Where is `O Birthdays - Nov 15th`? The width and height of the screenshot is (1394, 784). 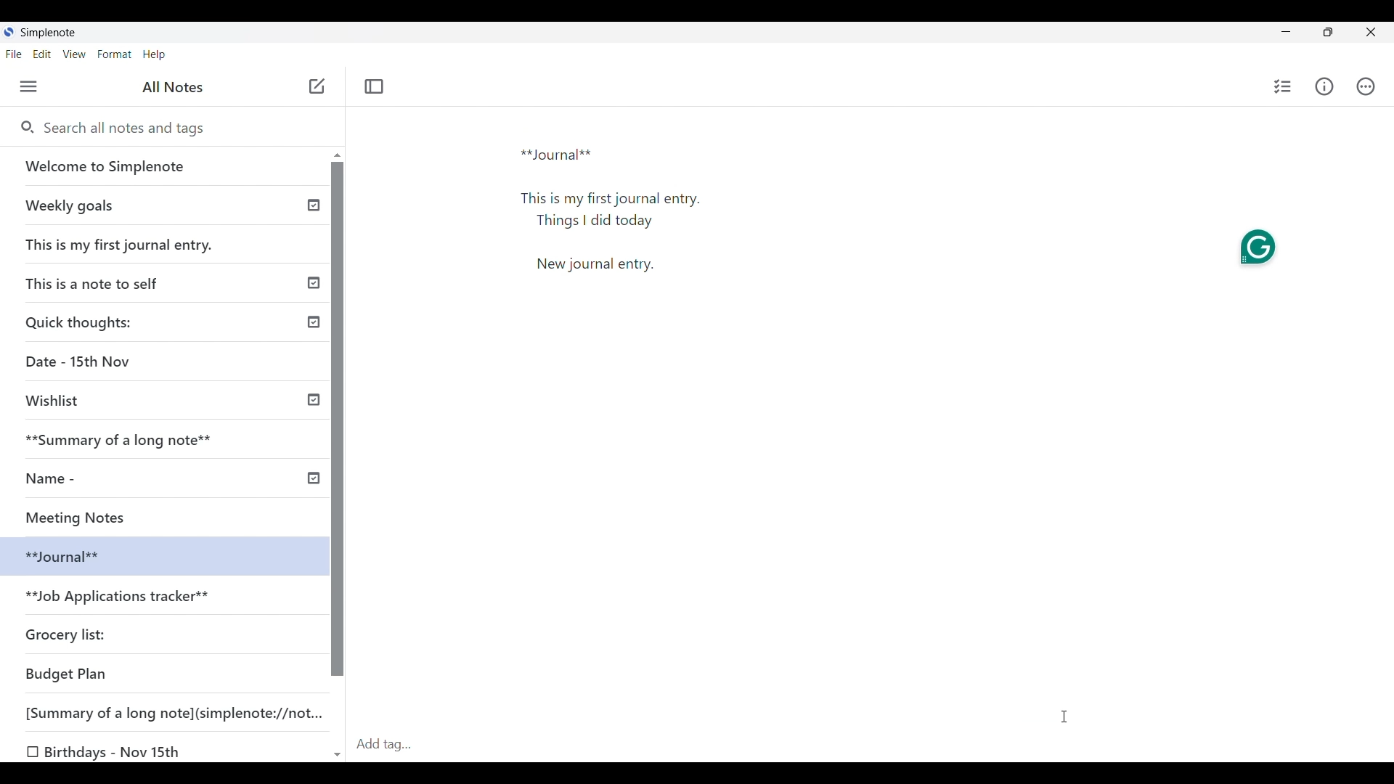 O Birthdays - Nov 15th is located at coordinates (107, 752).